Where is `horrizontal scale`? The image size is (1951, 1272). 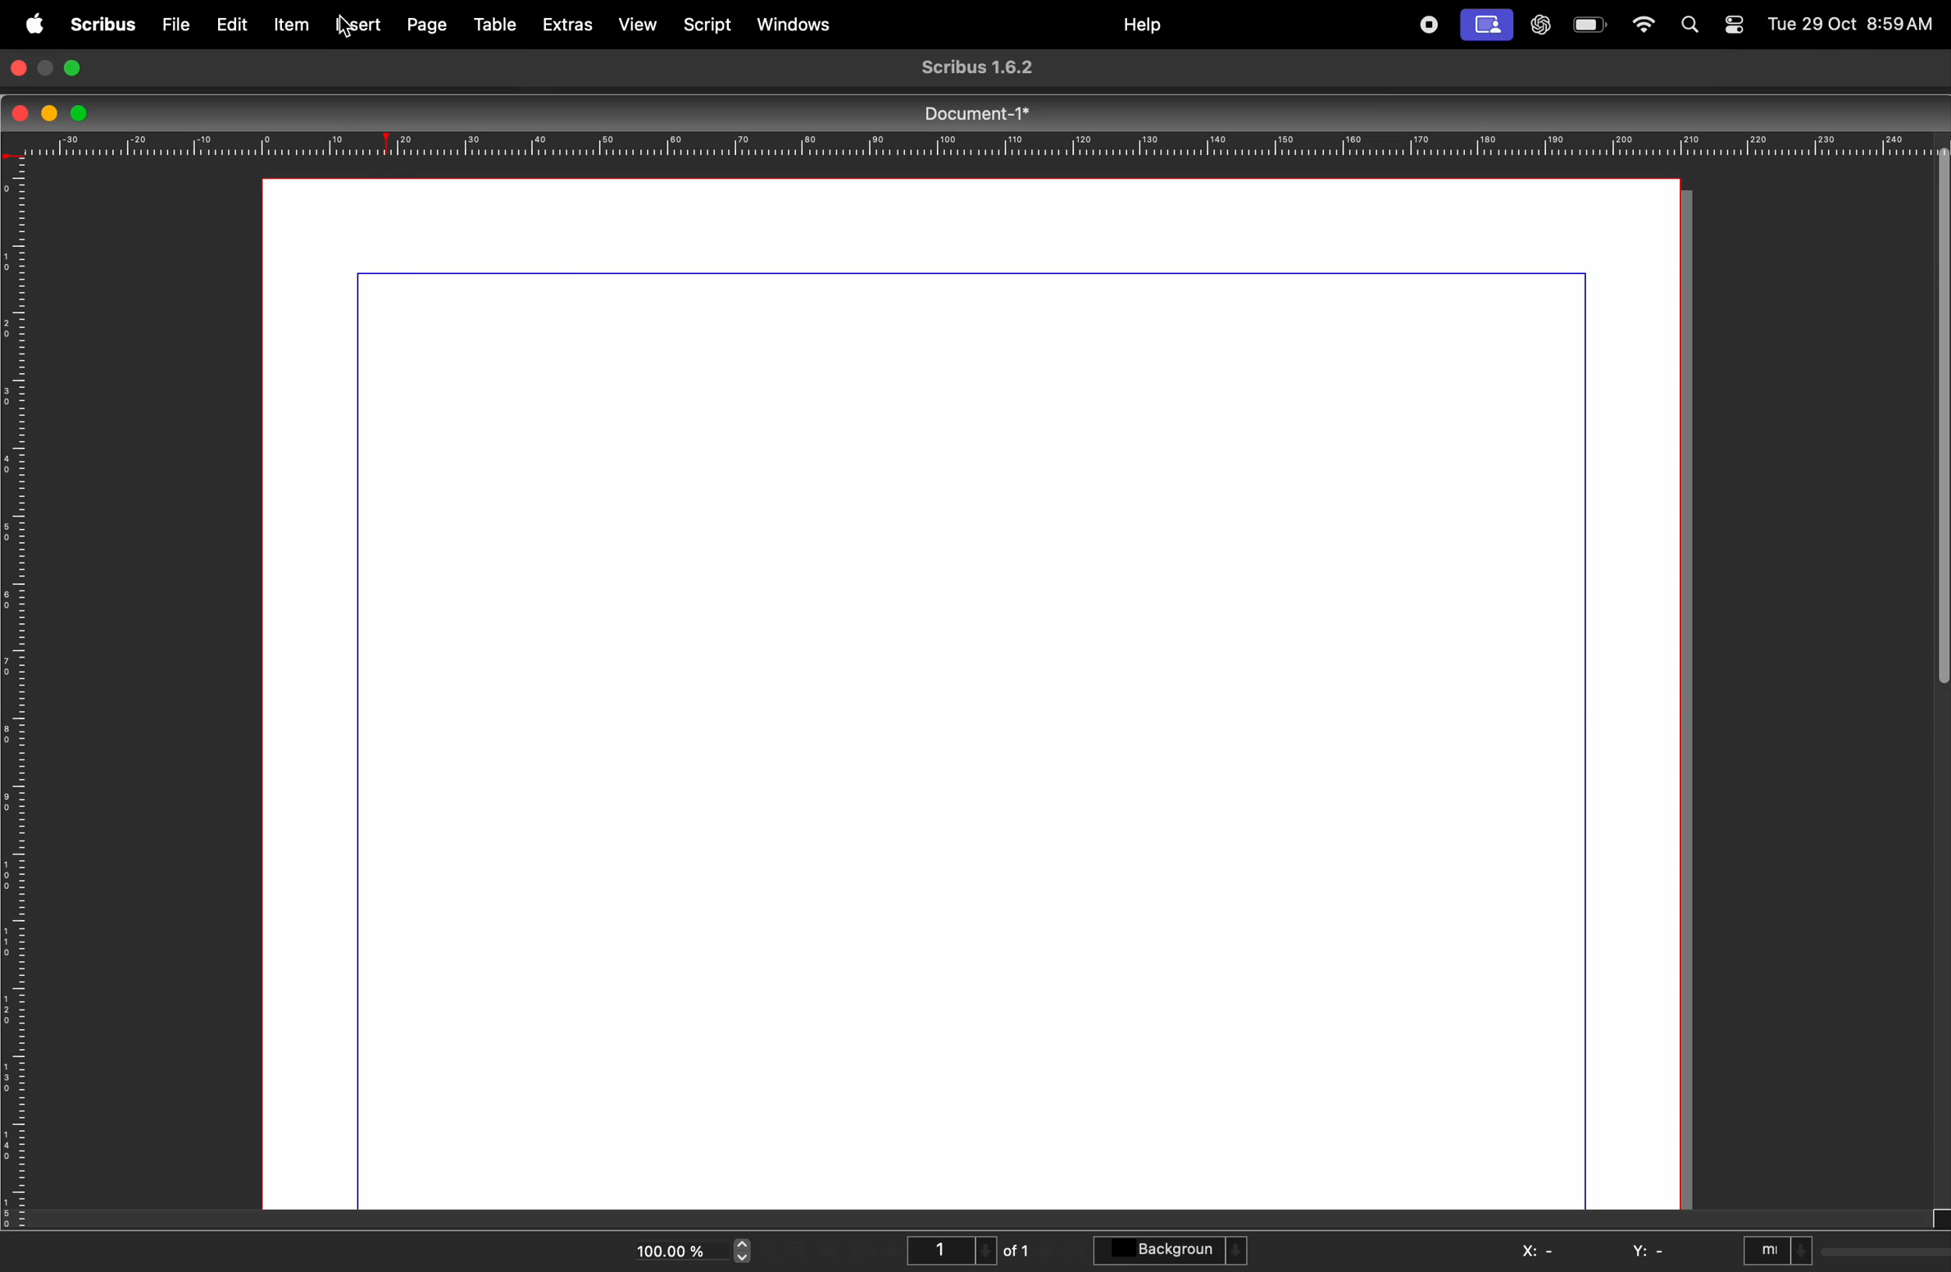
horrizontal scale is located at coordinates (969, 144).